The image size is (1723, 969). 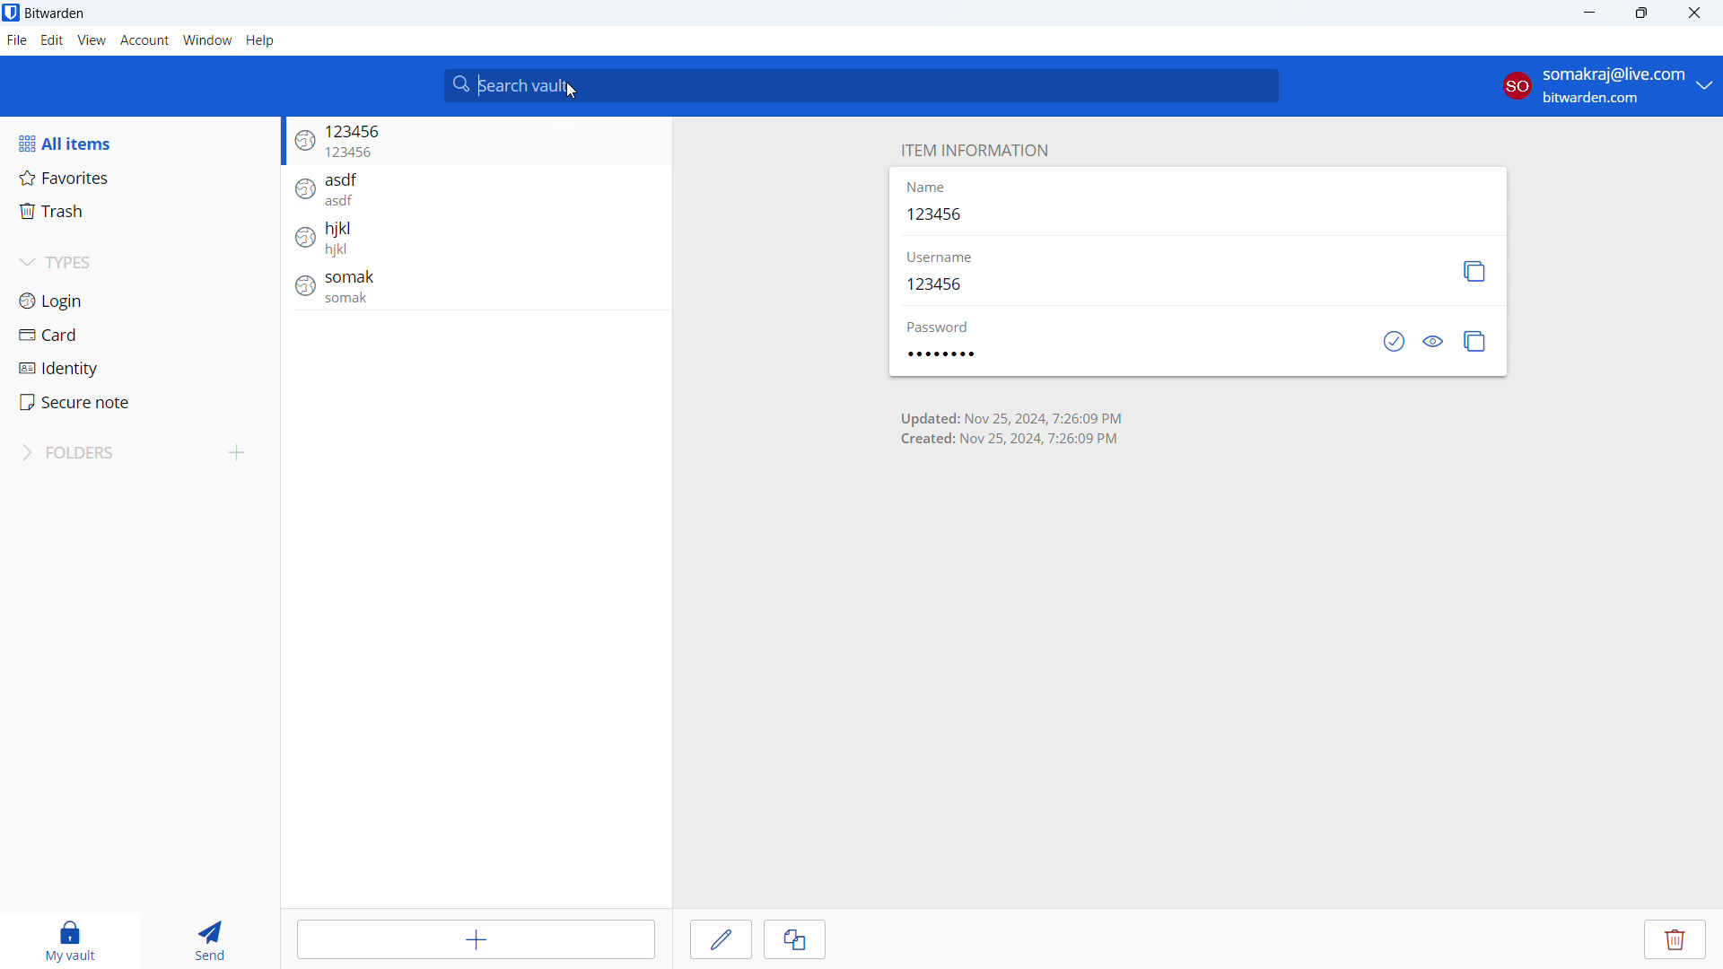 I want to click on secure note, so click(x=137, y=403).